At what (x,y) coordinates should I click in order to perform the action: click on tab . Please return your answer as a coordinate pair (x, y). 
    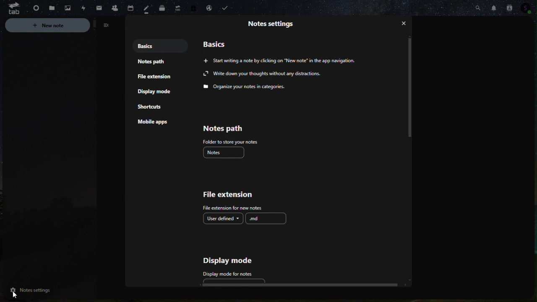
    Looking at the image, I should click on (11, 8).